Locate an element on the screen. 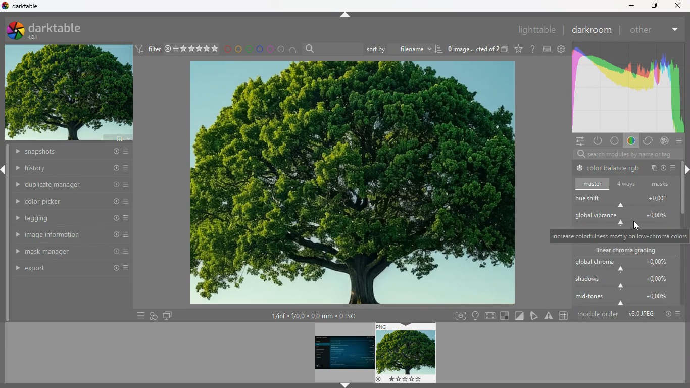 This screenshot has width=690, height=388. color is located at coordinates (630, 142).